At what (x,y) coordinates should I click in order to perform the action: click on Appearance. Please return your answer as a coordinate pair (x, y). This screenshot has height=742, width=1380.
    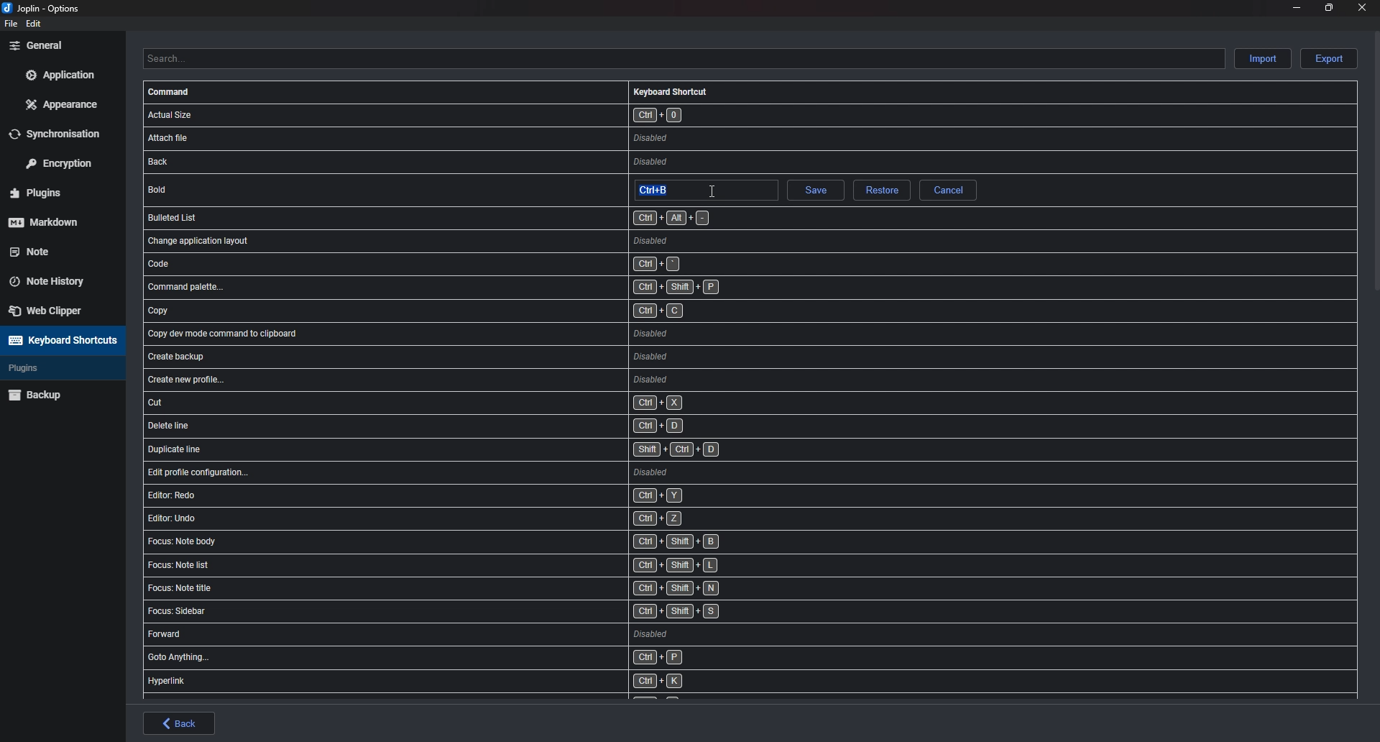
    Looking at the image, I should click on (63, 104).